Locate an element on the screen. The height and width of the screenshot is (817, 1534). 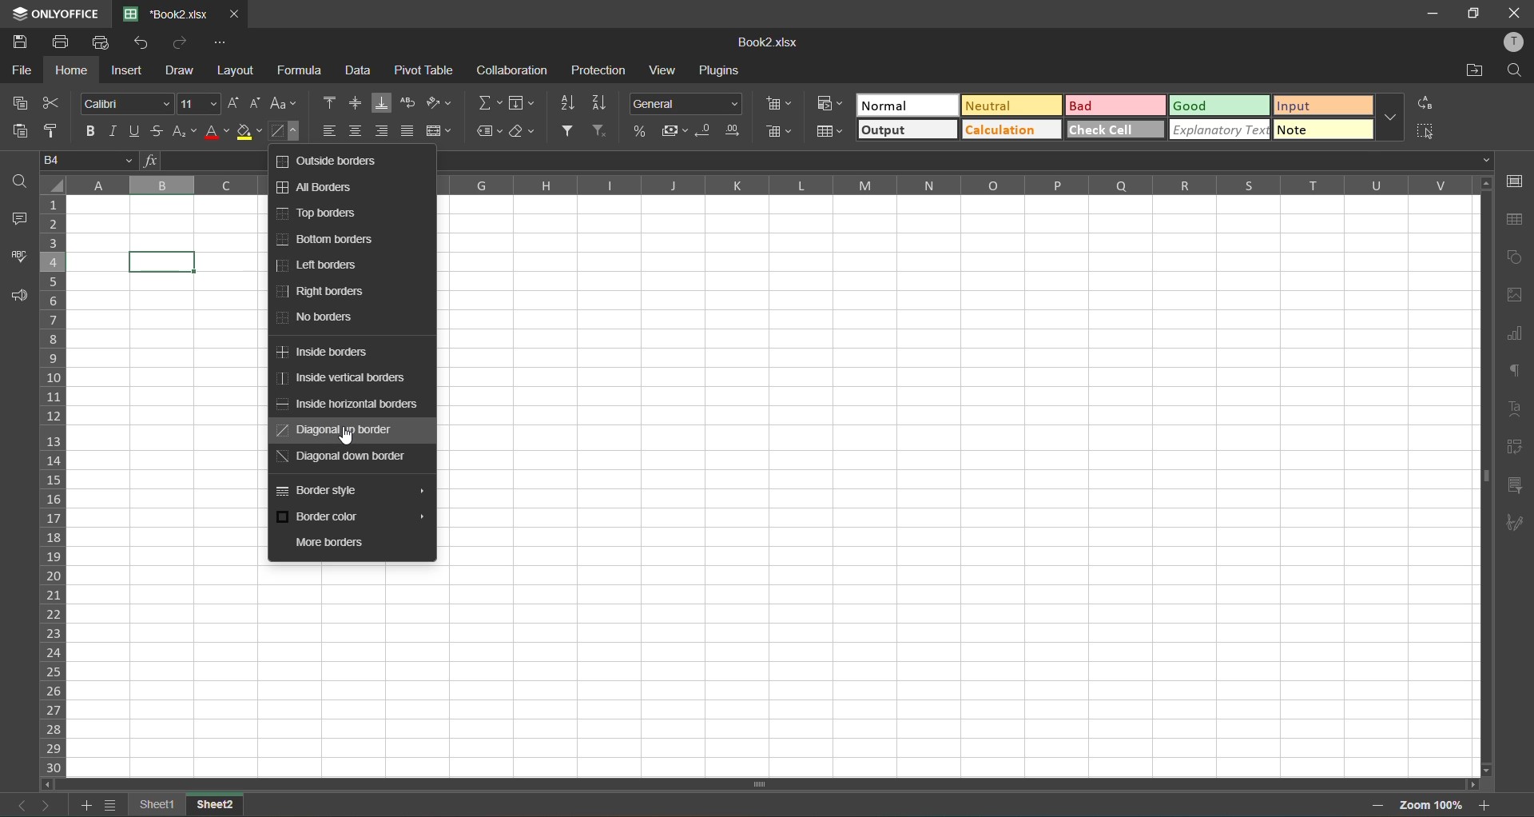
signature is located at coordinates (1515, 524).